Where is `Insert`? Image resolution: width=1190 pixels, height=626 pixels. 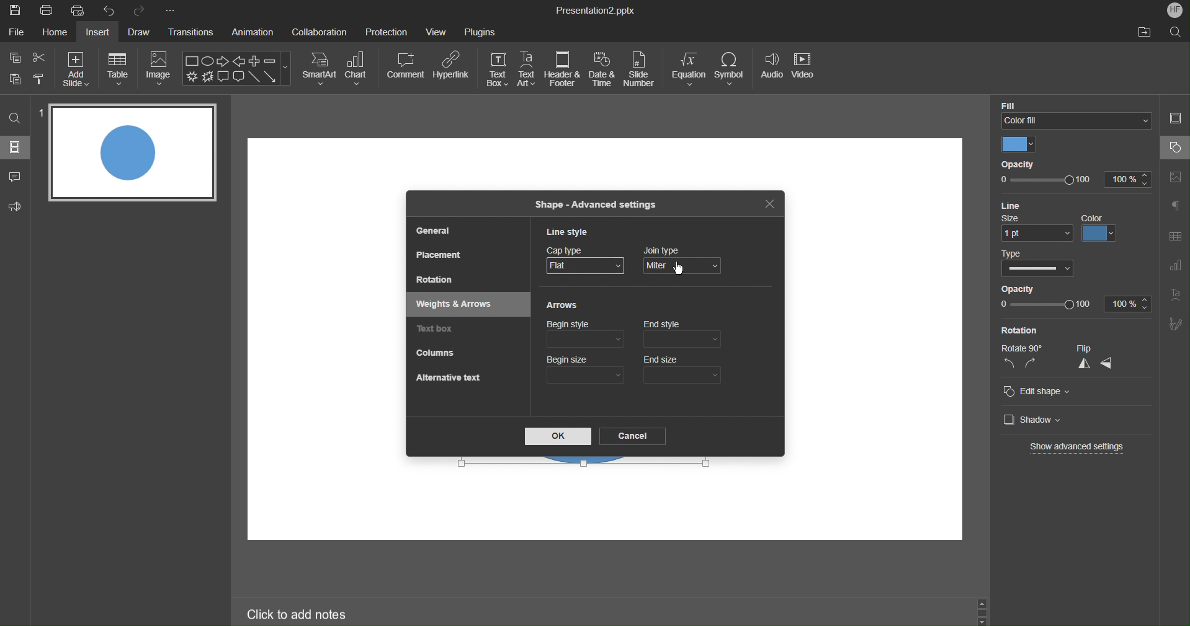
Insert is located at coordinates (101, 33).